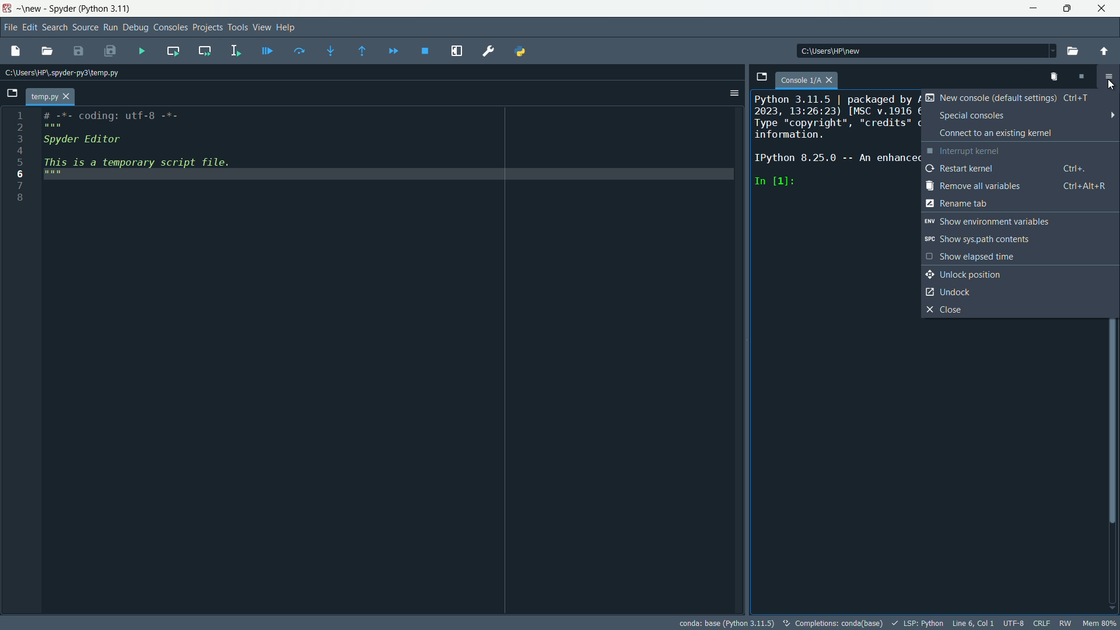 Image resolution: width=1120 pixels, height=630 pixels. I want to click on run menu, so click(110, 27).